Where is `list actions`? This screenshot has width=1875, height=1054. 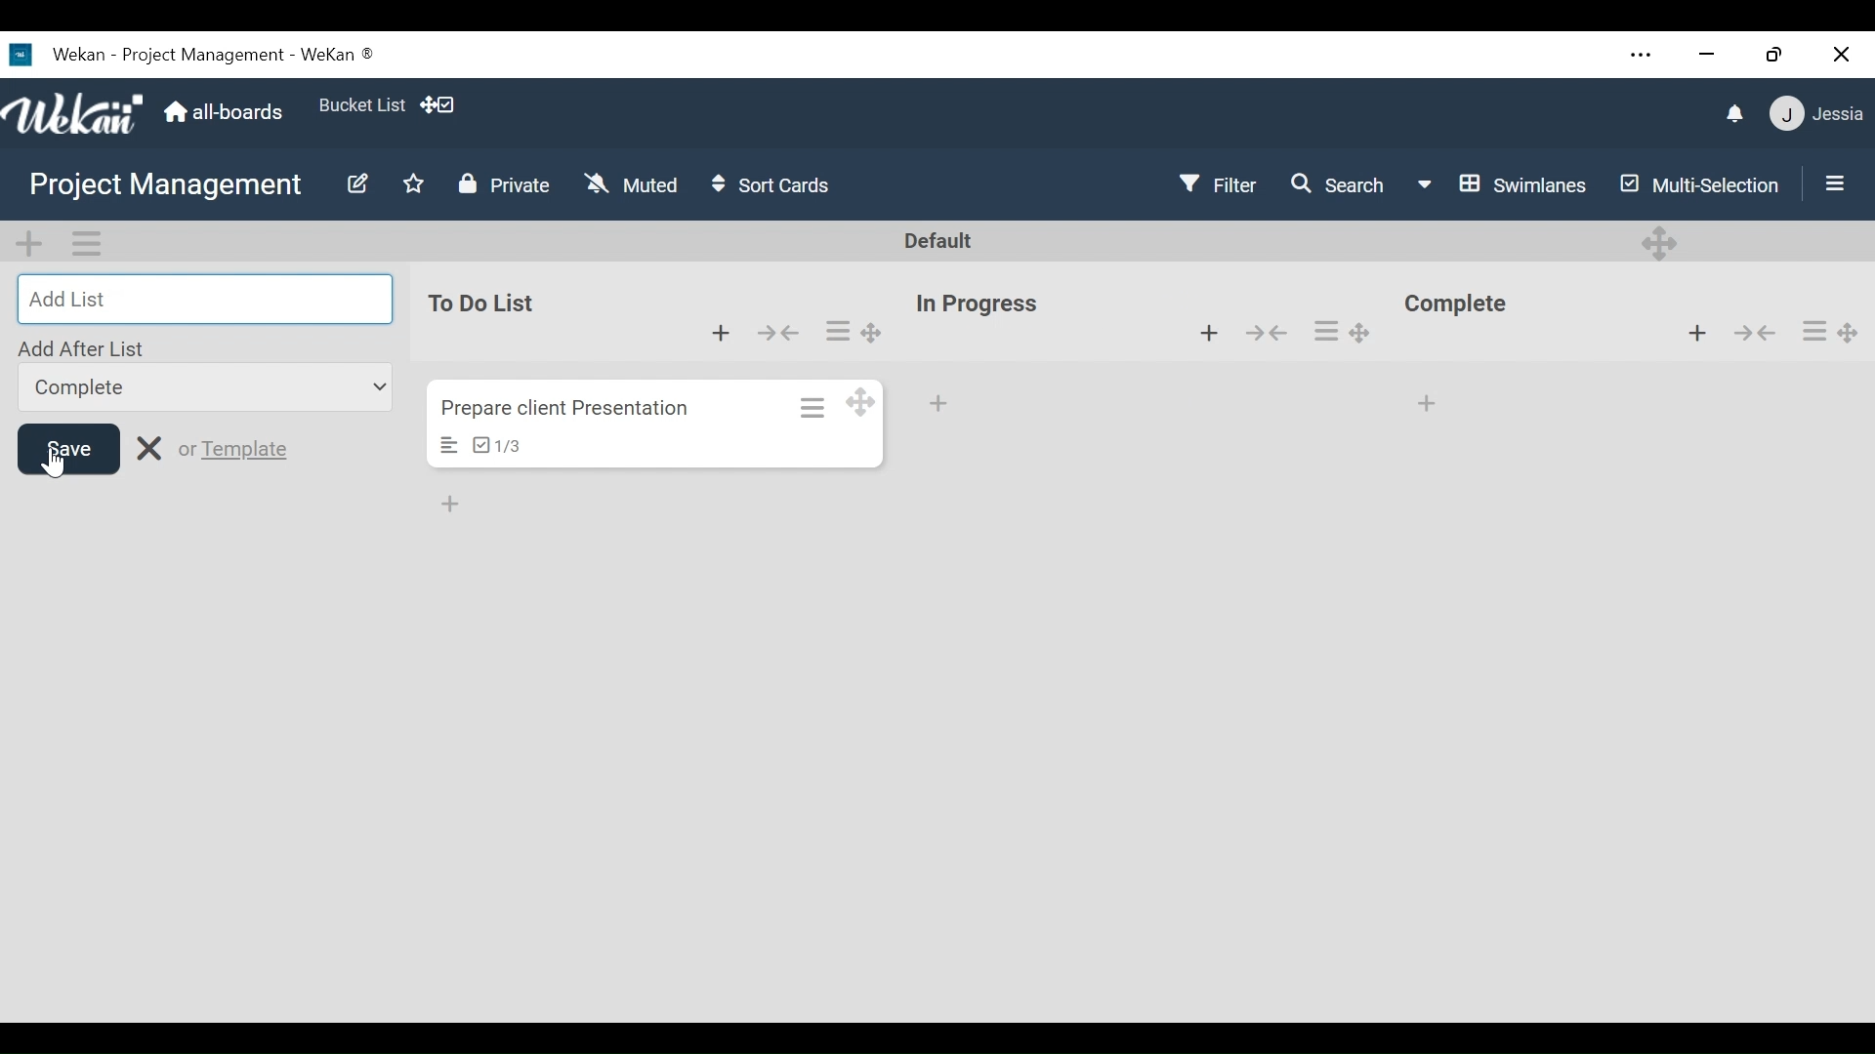
list actions is located at coordinates (1813, 331).